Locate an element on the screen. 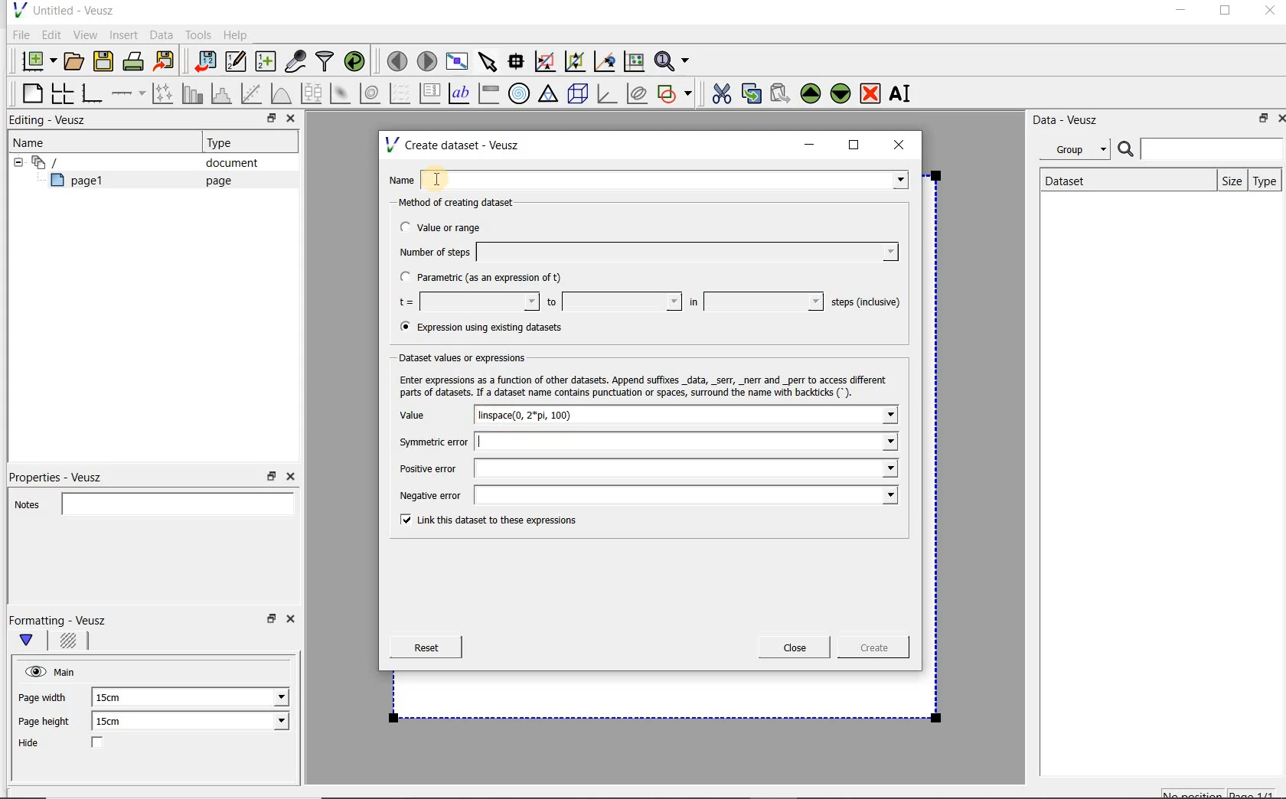 This screenshot has width=1286, height=799. Main formatting is located at coordinates (33, 641).